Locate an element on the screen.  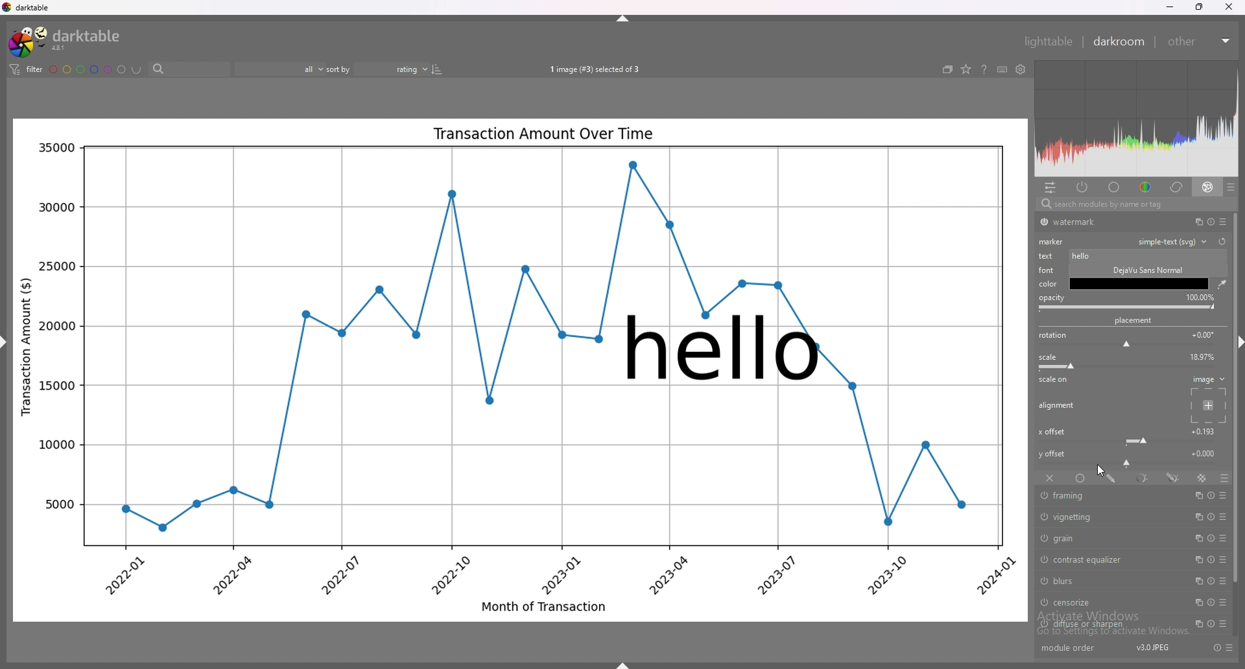
blending options is located at coordinates (1223, 478).